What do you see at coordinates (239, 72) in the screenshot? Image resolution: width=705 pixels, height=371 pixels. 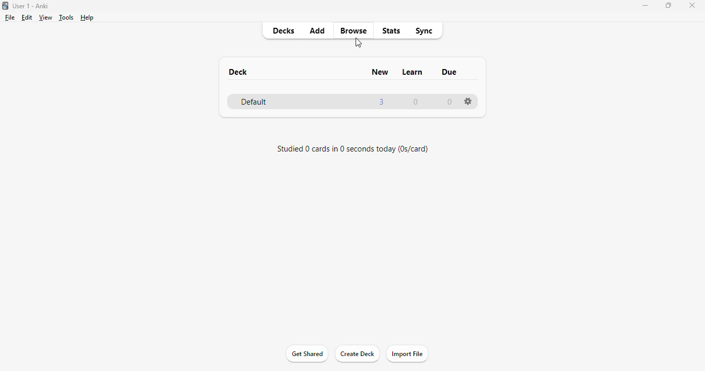 I see `deck` at bounding box center [239, 72].